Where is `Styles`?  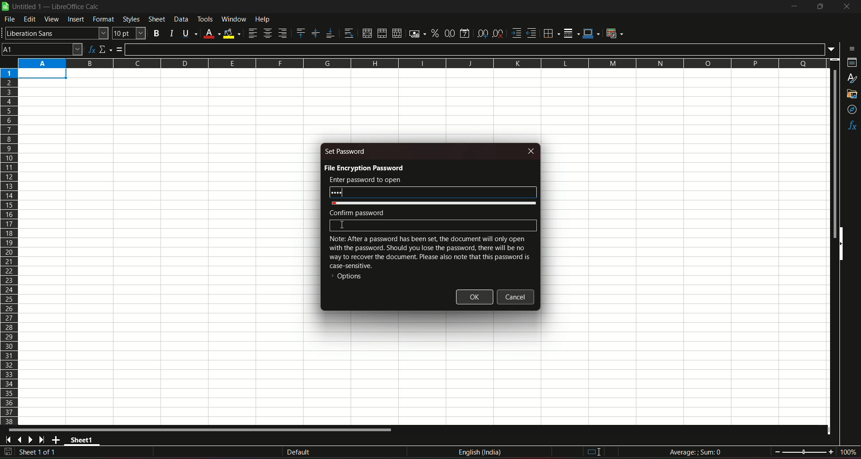
Styles is located at coordinates (130, 19).